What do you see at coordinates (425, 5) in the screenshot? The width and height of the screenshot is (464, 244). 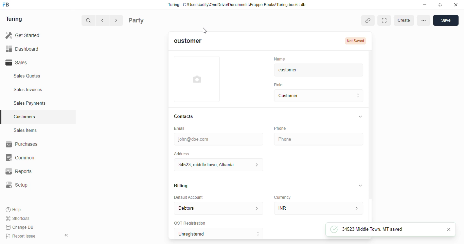 I see `minimise` at bounding box center [425, 5].